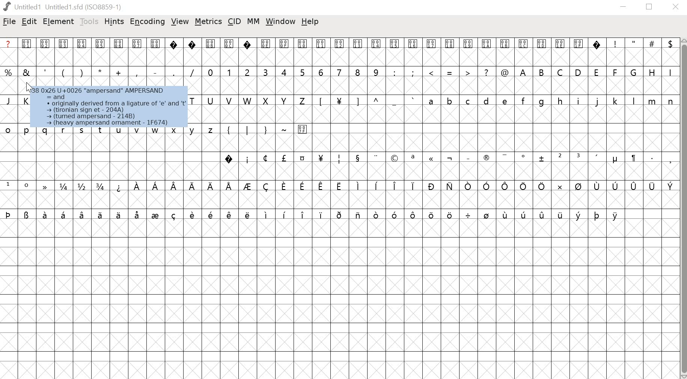 Image resolution: width=687 pixels, height=379 pixels. What do you see at coordinates (82, 72) in the screenshot?
I see `)` at bounding box center [82, 72].